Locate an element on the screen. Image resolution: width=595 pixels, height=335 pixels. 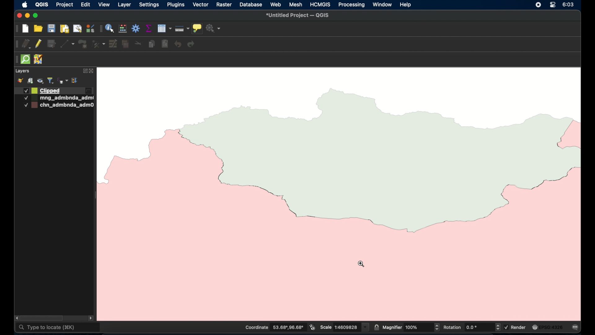
show statistical summary is located at coordinates (149, 28).